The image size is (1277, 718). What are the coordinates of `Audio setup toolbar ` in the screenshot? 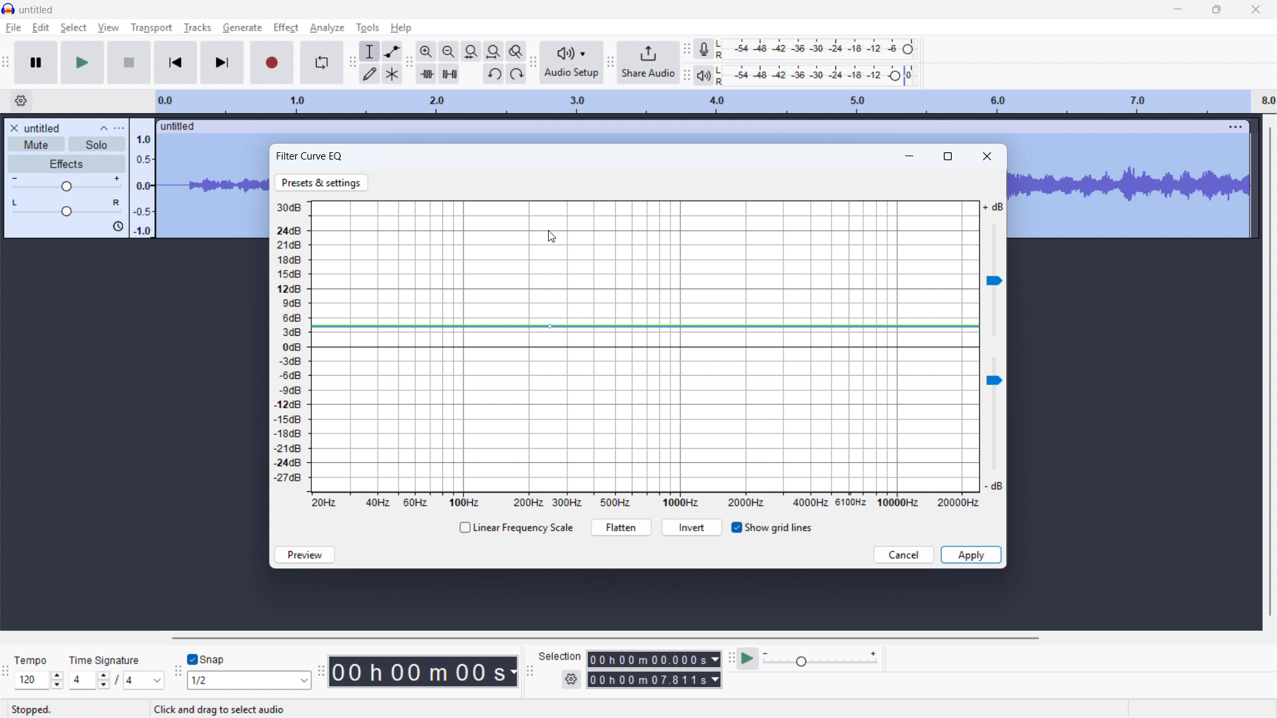 It's located at (533, 63).